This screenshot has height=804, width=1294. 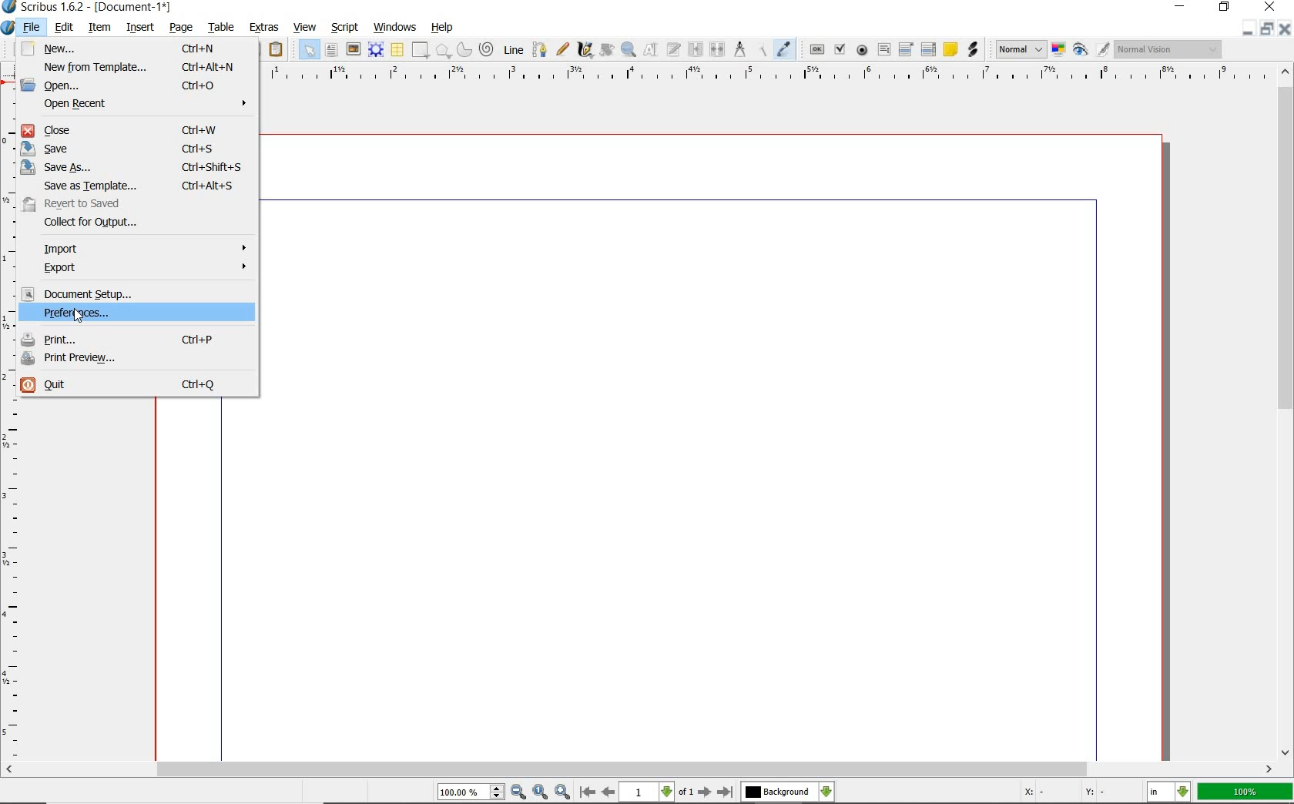 What do you see at coordinates (563, 49) in the screenshot?
I see `freehand line` at bounding box center [563, 49].